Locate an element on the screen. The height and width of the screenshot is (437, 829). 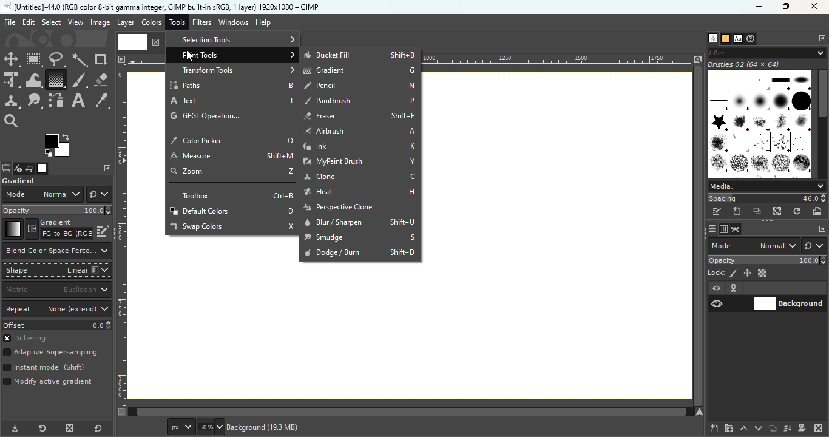
Adaptive supersampling is located at coordinates (51, 354).